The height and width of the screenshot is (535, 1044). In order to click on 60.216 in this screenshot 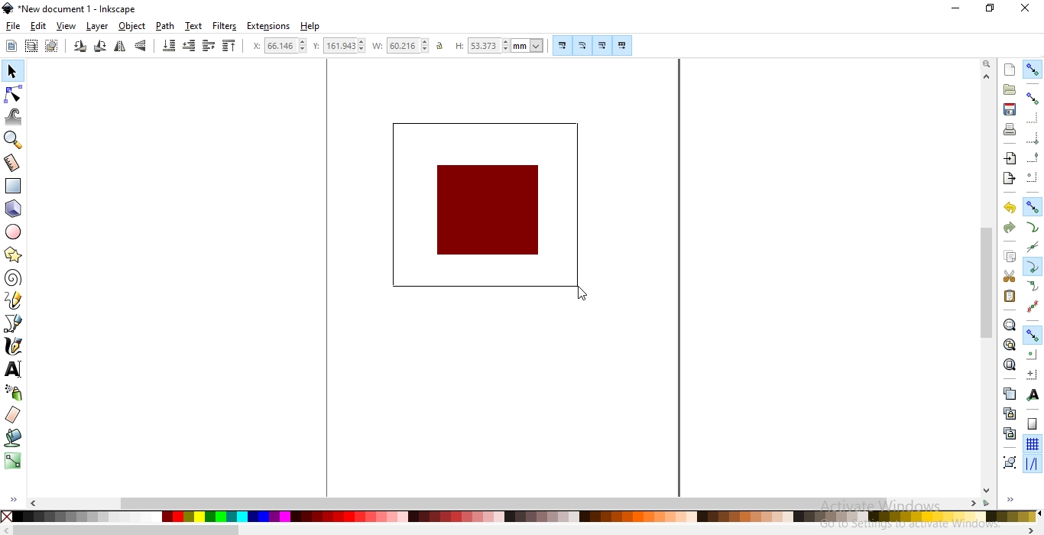, I will do `click(409, 46)`.